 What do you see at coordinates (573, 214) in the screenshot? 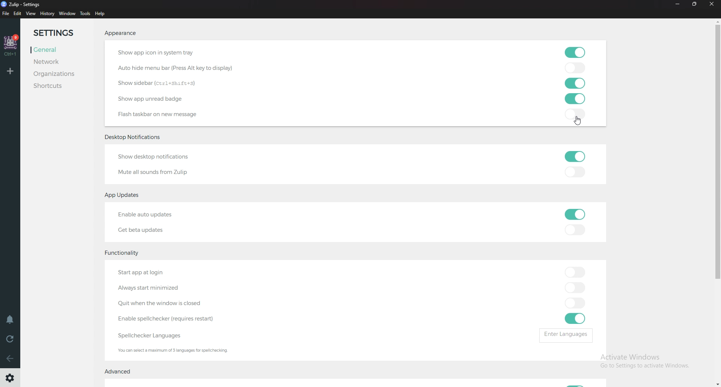
I see `toggle` at bounding box center [573, 214].